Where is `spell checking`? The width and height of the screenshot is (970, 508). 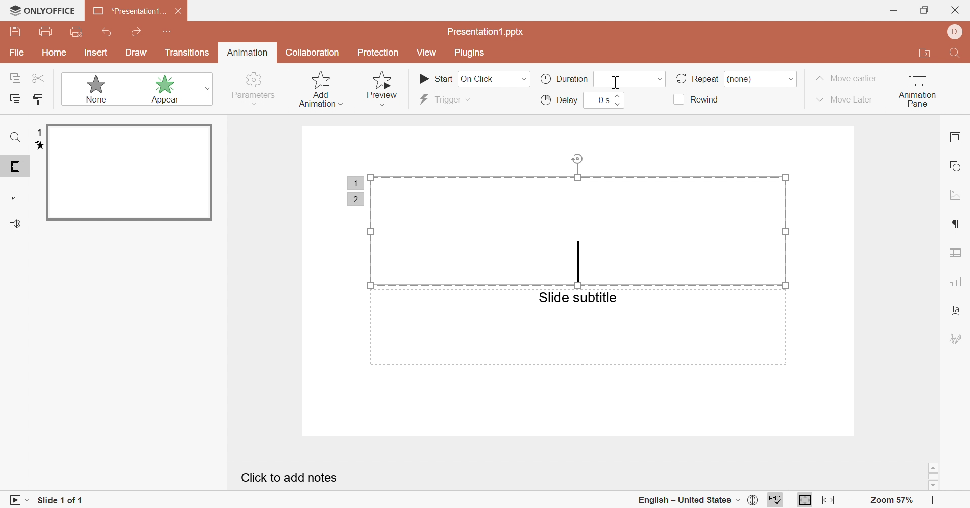
spell checking is located at coordinates (778, 502).